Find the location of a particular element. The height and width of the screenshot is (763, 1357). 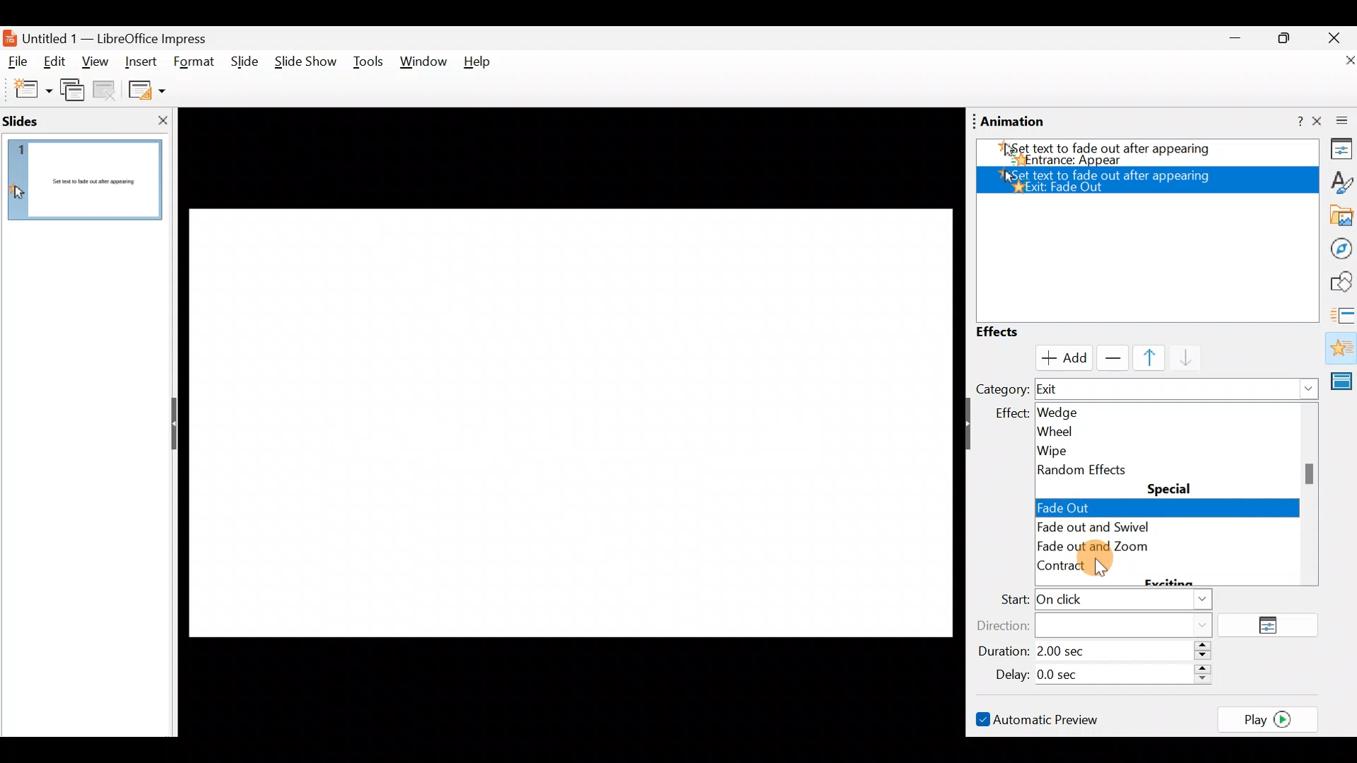

Category is located at coordinates (1001, 389).